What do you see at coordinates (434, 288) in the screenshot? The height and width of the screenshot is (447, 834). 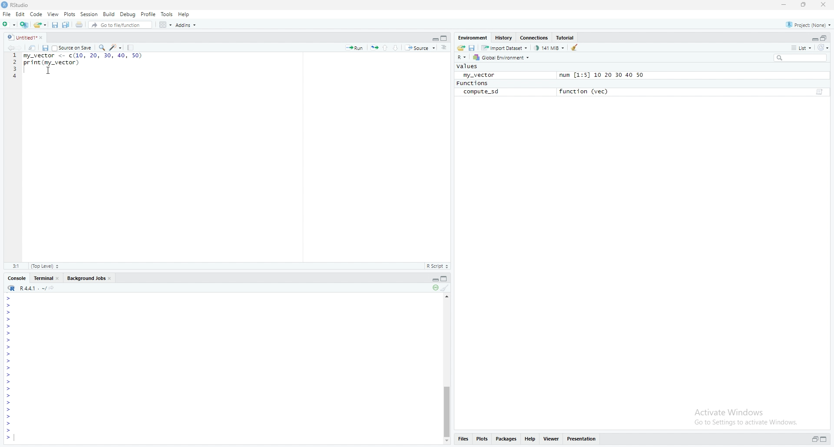 I see `Session suspend timeout passed: A child process is running` at bounding box center [434, 288].